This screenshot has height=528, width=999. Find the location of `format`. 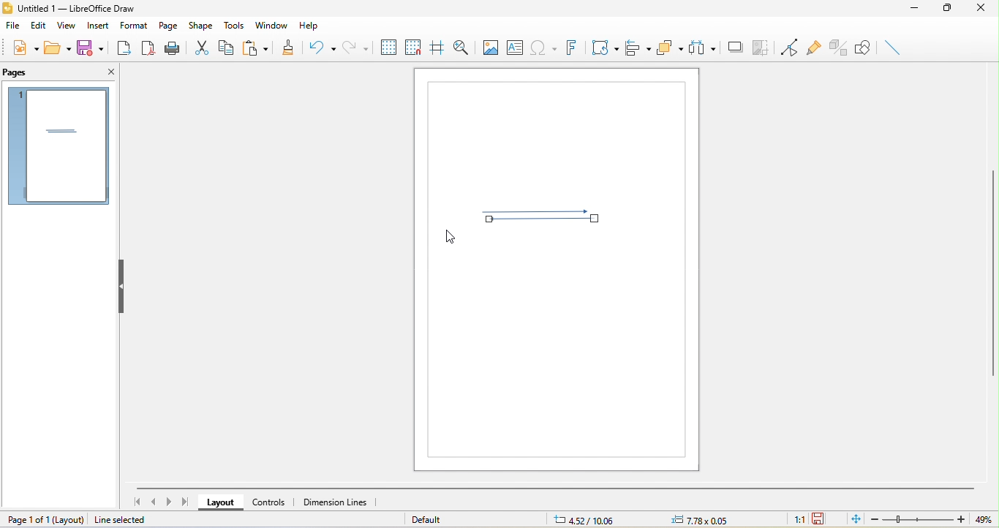

format is located at coordinates (135, 24).